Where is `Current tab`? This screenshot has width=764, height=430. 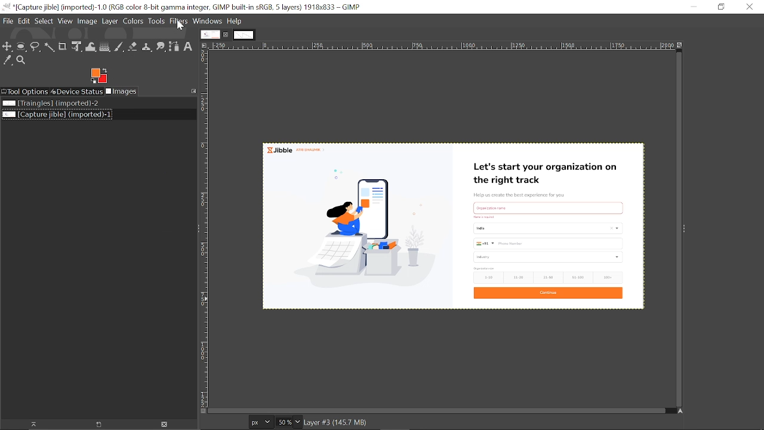 Current tab is located at coordinates (211, 34).